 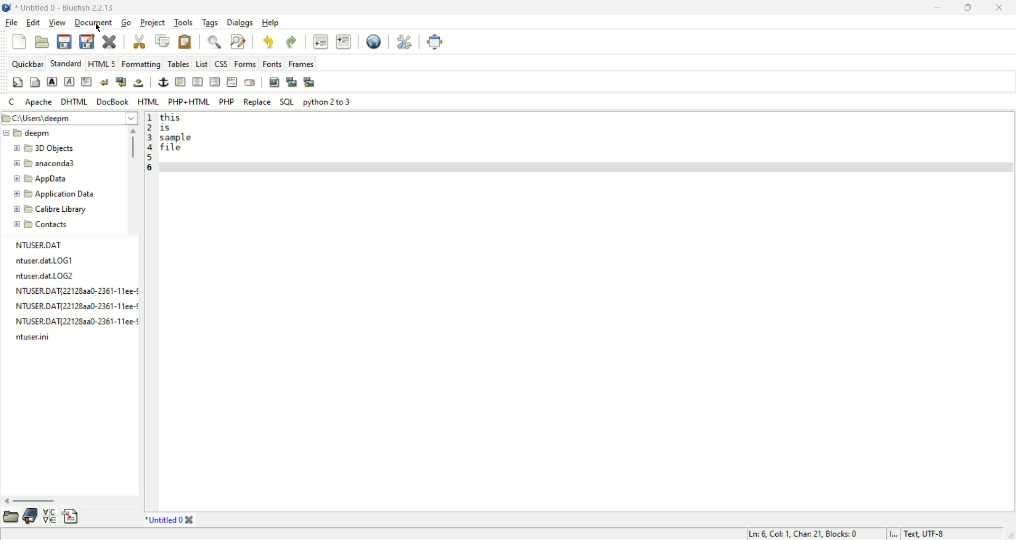 I want to click on CSS, so click(x=222, y=64).